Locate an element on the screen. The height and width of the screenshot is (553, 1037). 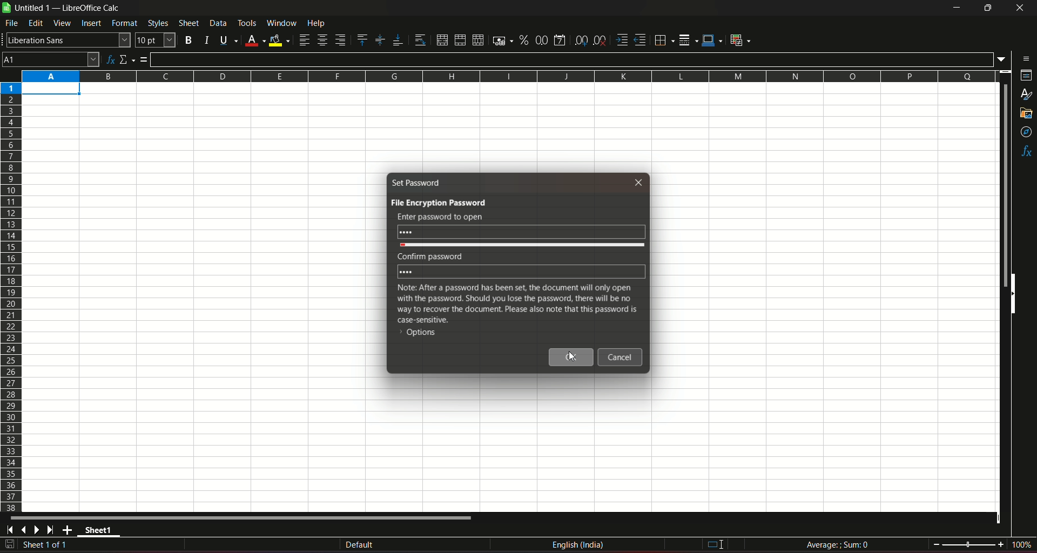
OK is located at coordinates (572, 358).